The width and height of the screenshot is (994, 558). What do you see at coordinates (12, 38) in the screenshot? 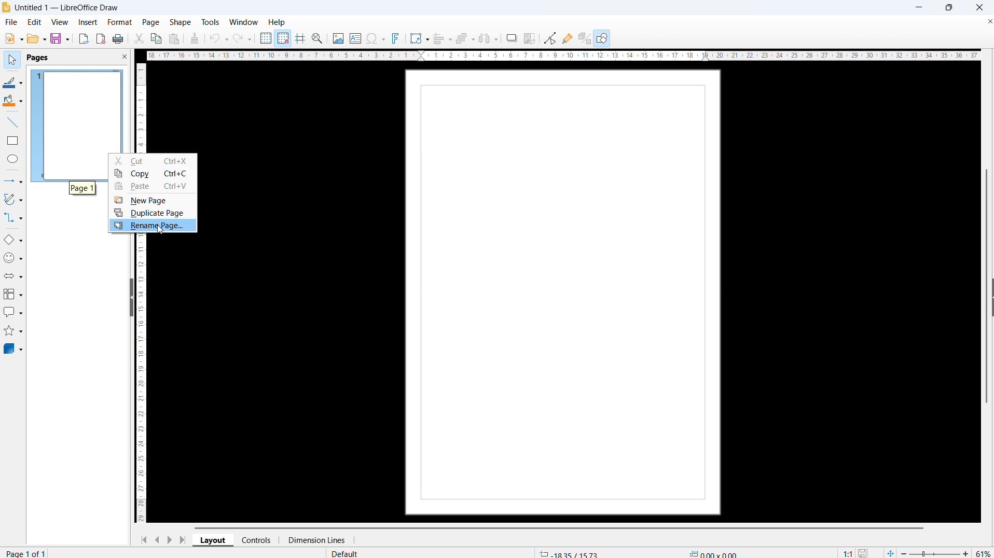
I see `new` at bounding box center [12, 38].